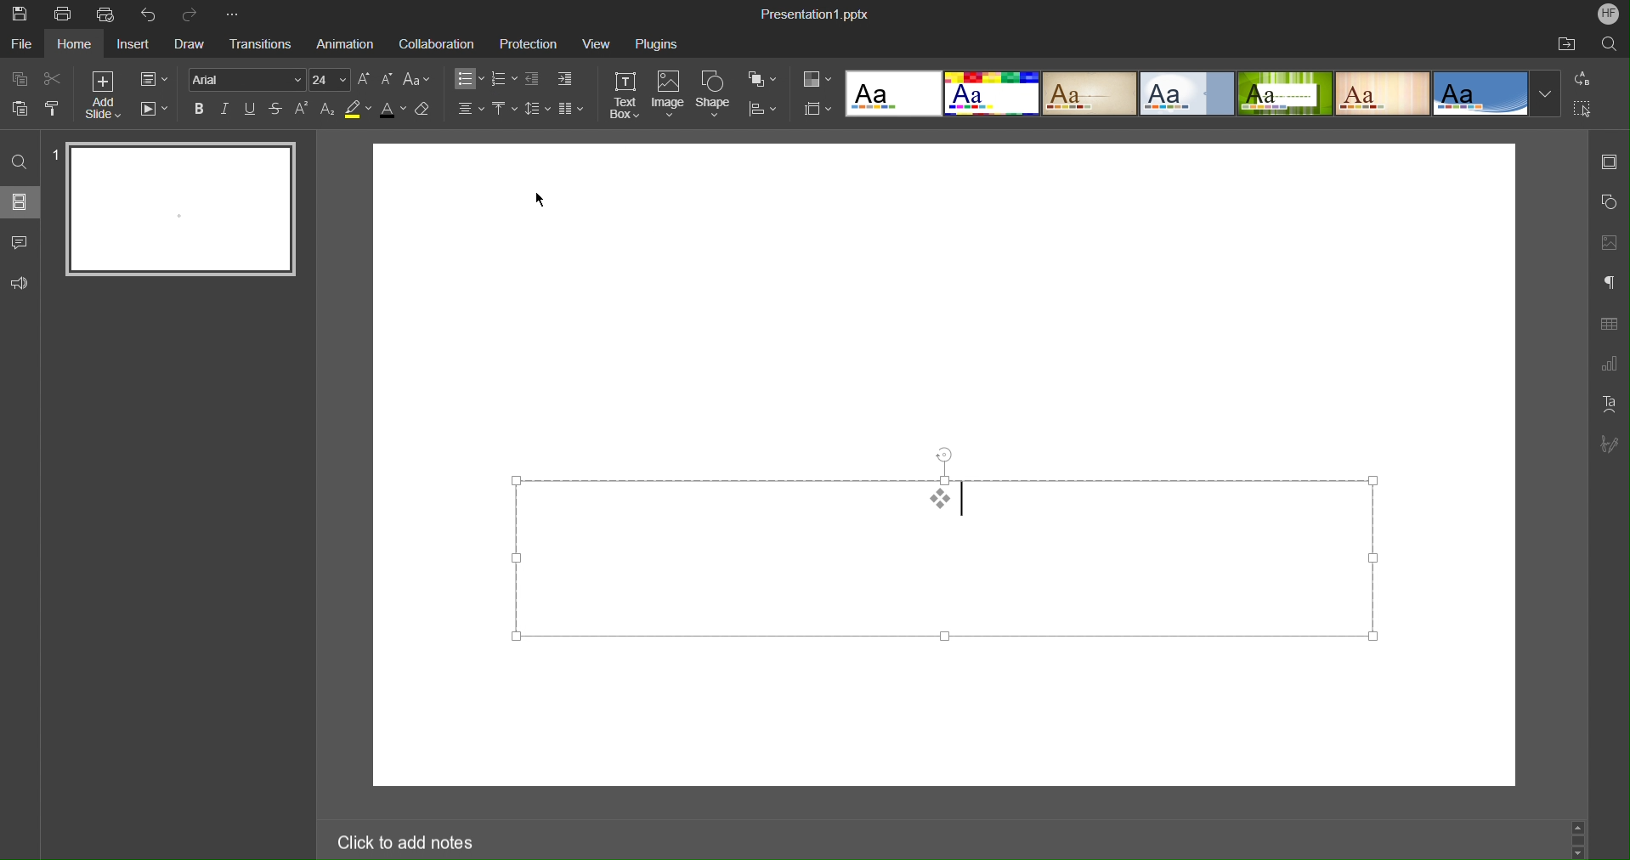  Describe the element at coordinates (134, 44) in the screenshot. I see `Insert` at that location.